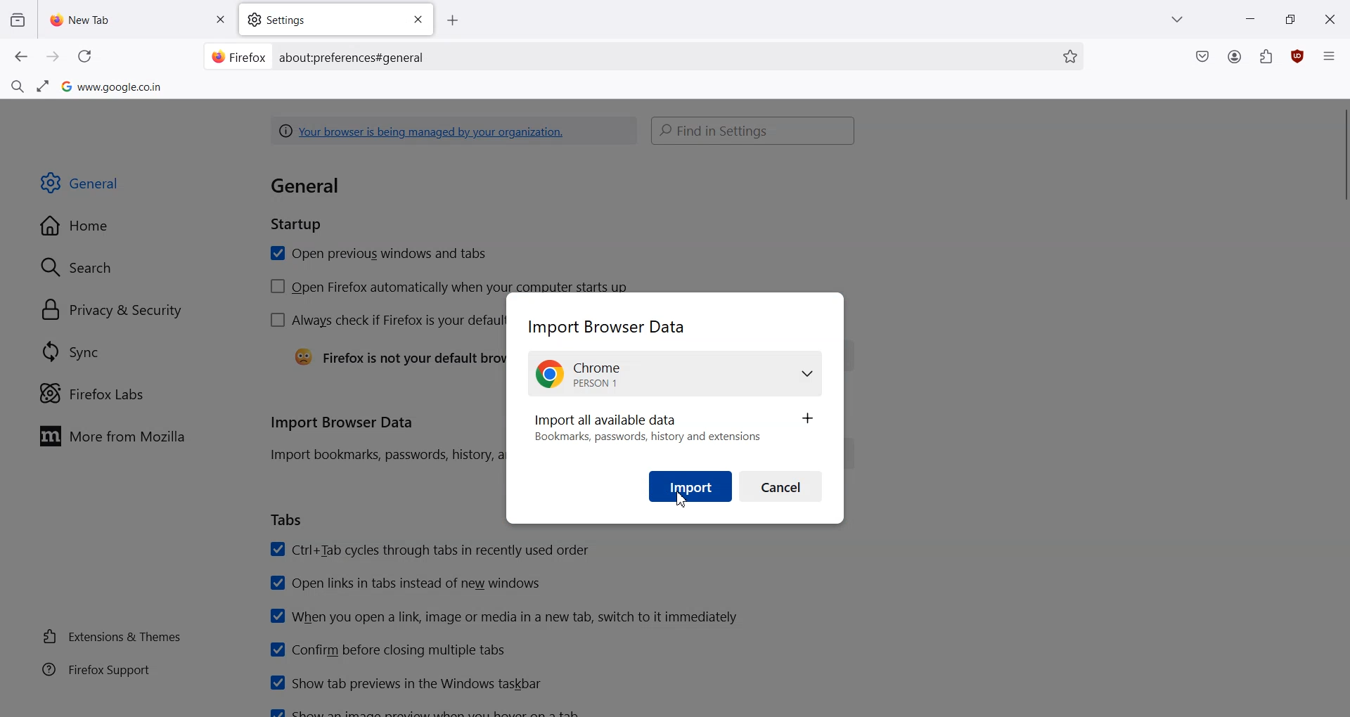 This screenshot has height=717, width=1350. Describe the element at coordinates (94, 393) in the screenshot. I see `Firefox Labs` at that location.